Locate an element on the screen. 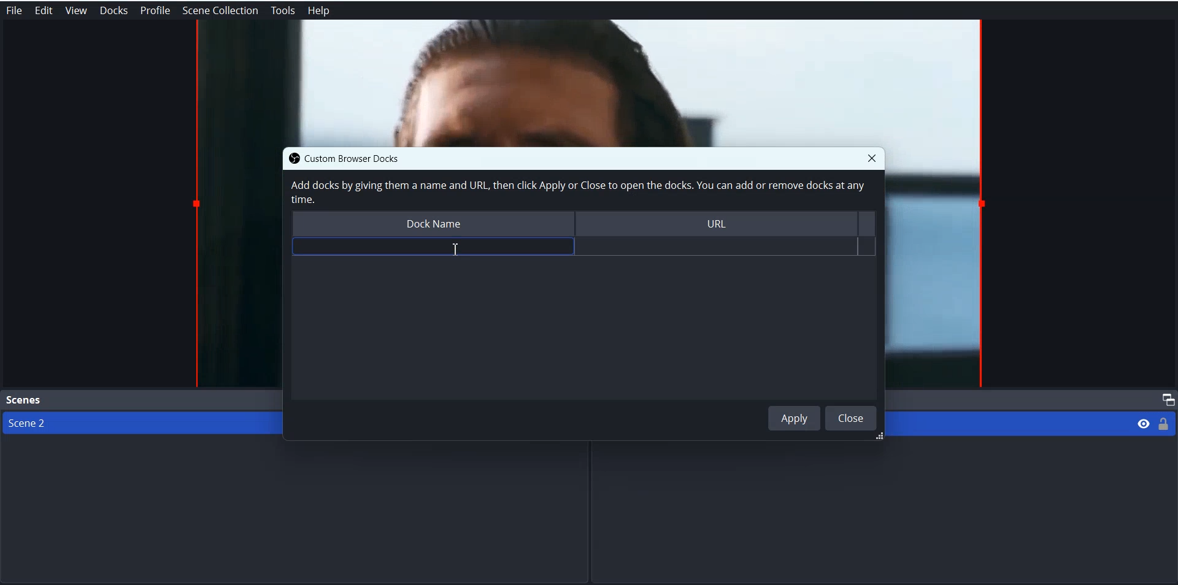 This screenshot has width=1178, height=585. Profile is located at coordinates (155, 10).